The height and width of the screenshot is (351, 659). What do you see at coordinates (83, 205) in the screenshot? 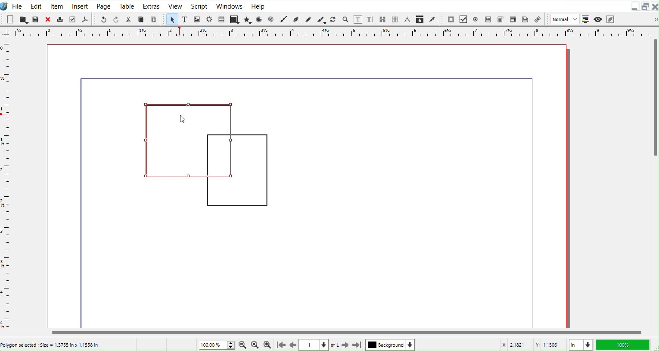
I see `line` at bounding box center [83, 205].